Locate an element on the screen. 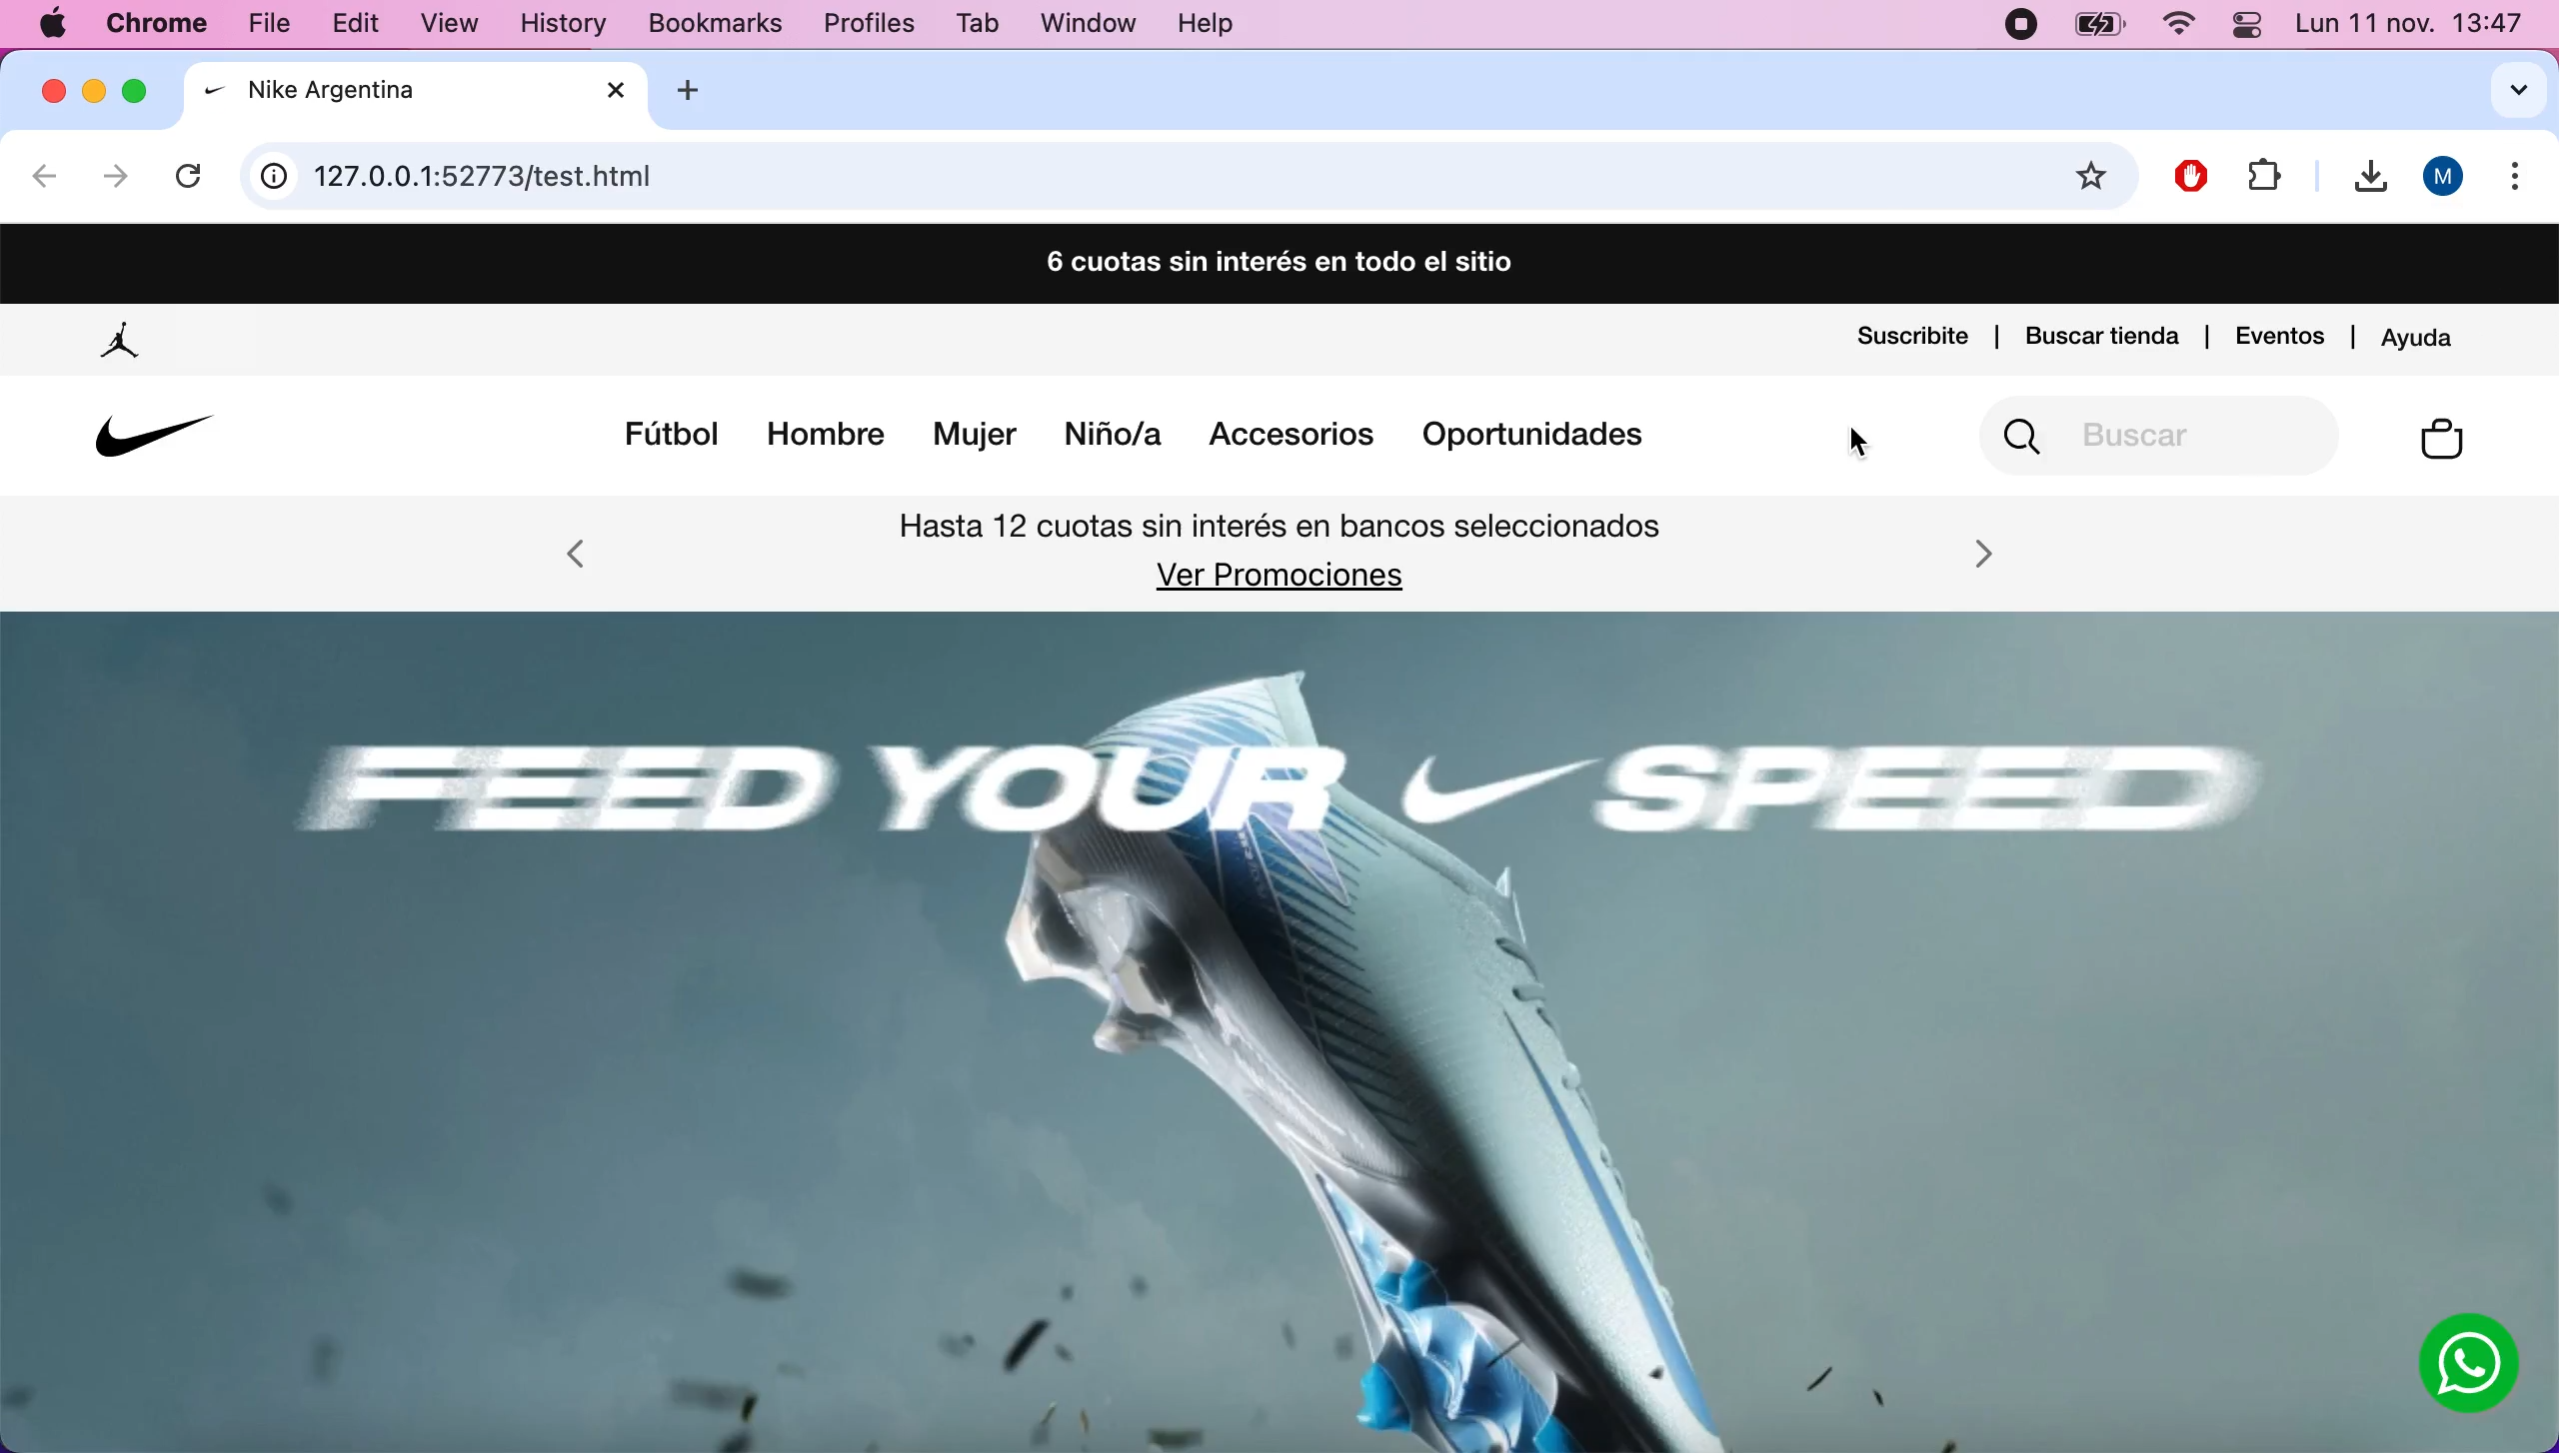  tab is located at coordinates (419, 93).